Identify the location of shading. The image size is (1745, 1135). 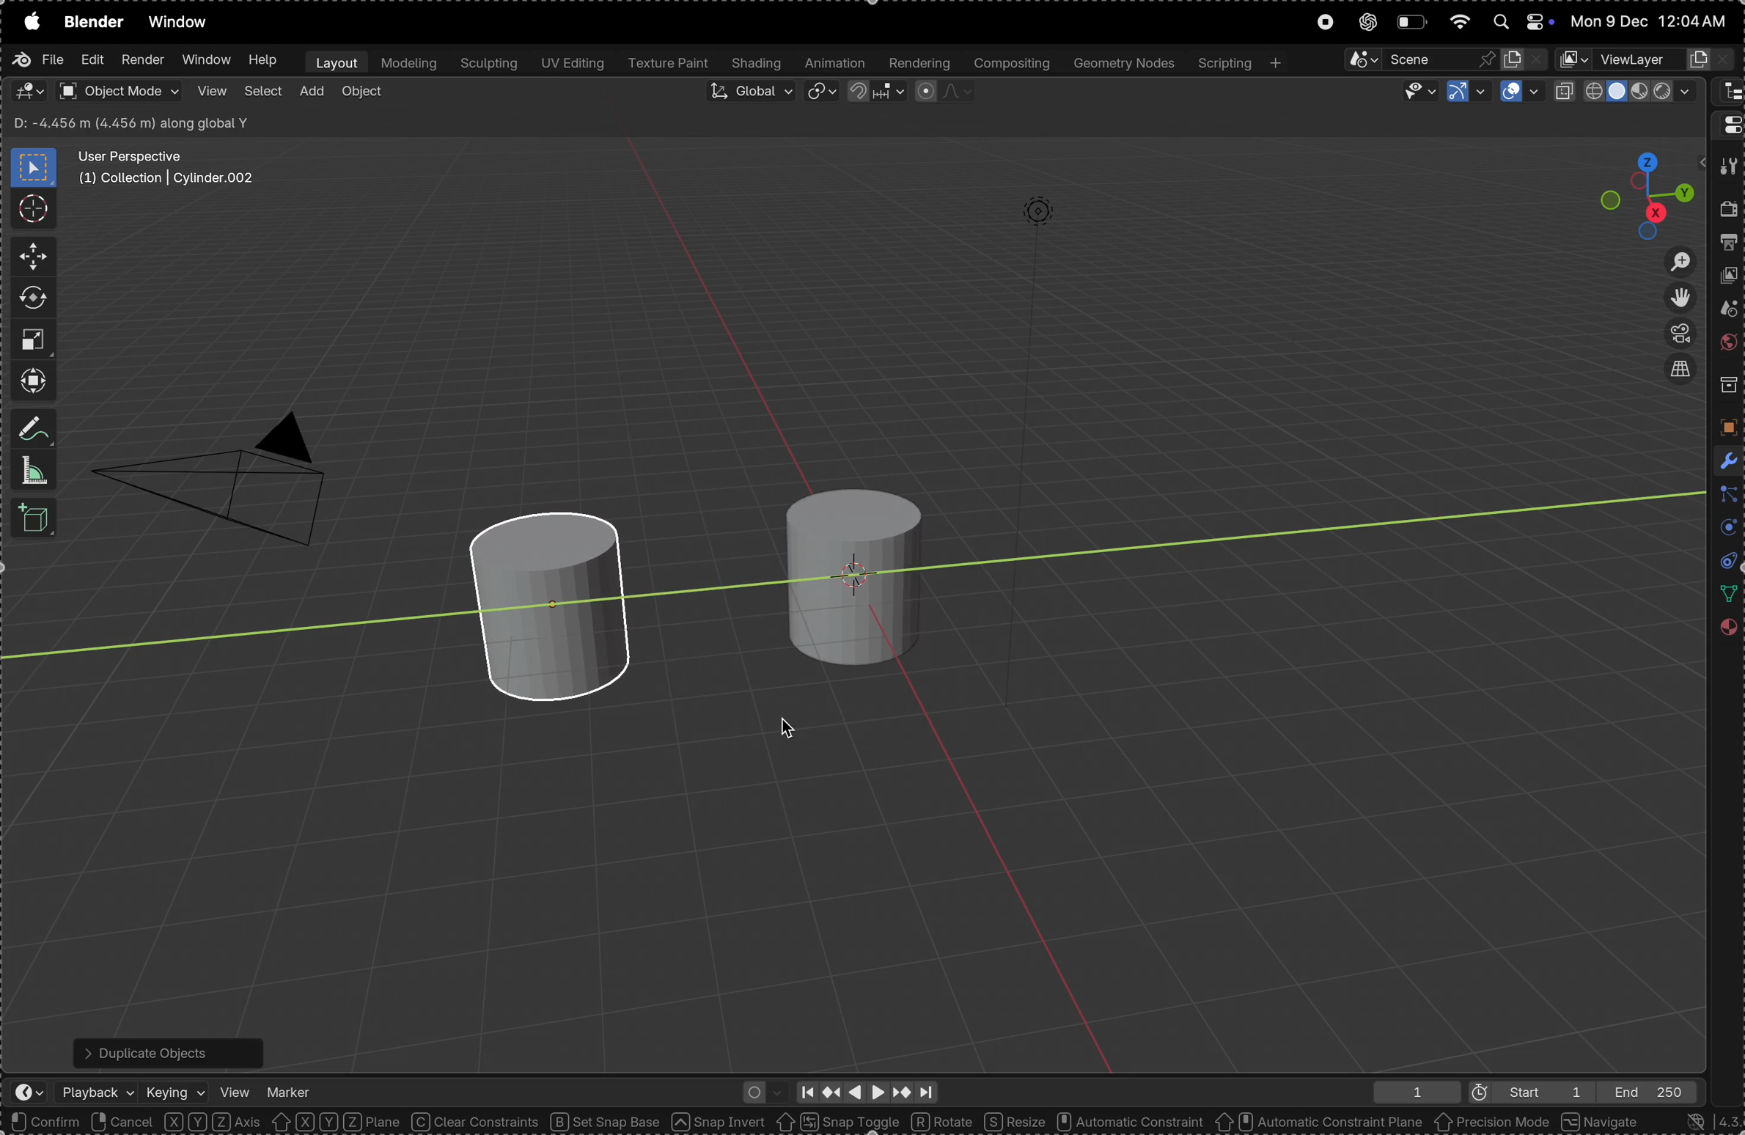
(757, 64).